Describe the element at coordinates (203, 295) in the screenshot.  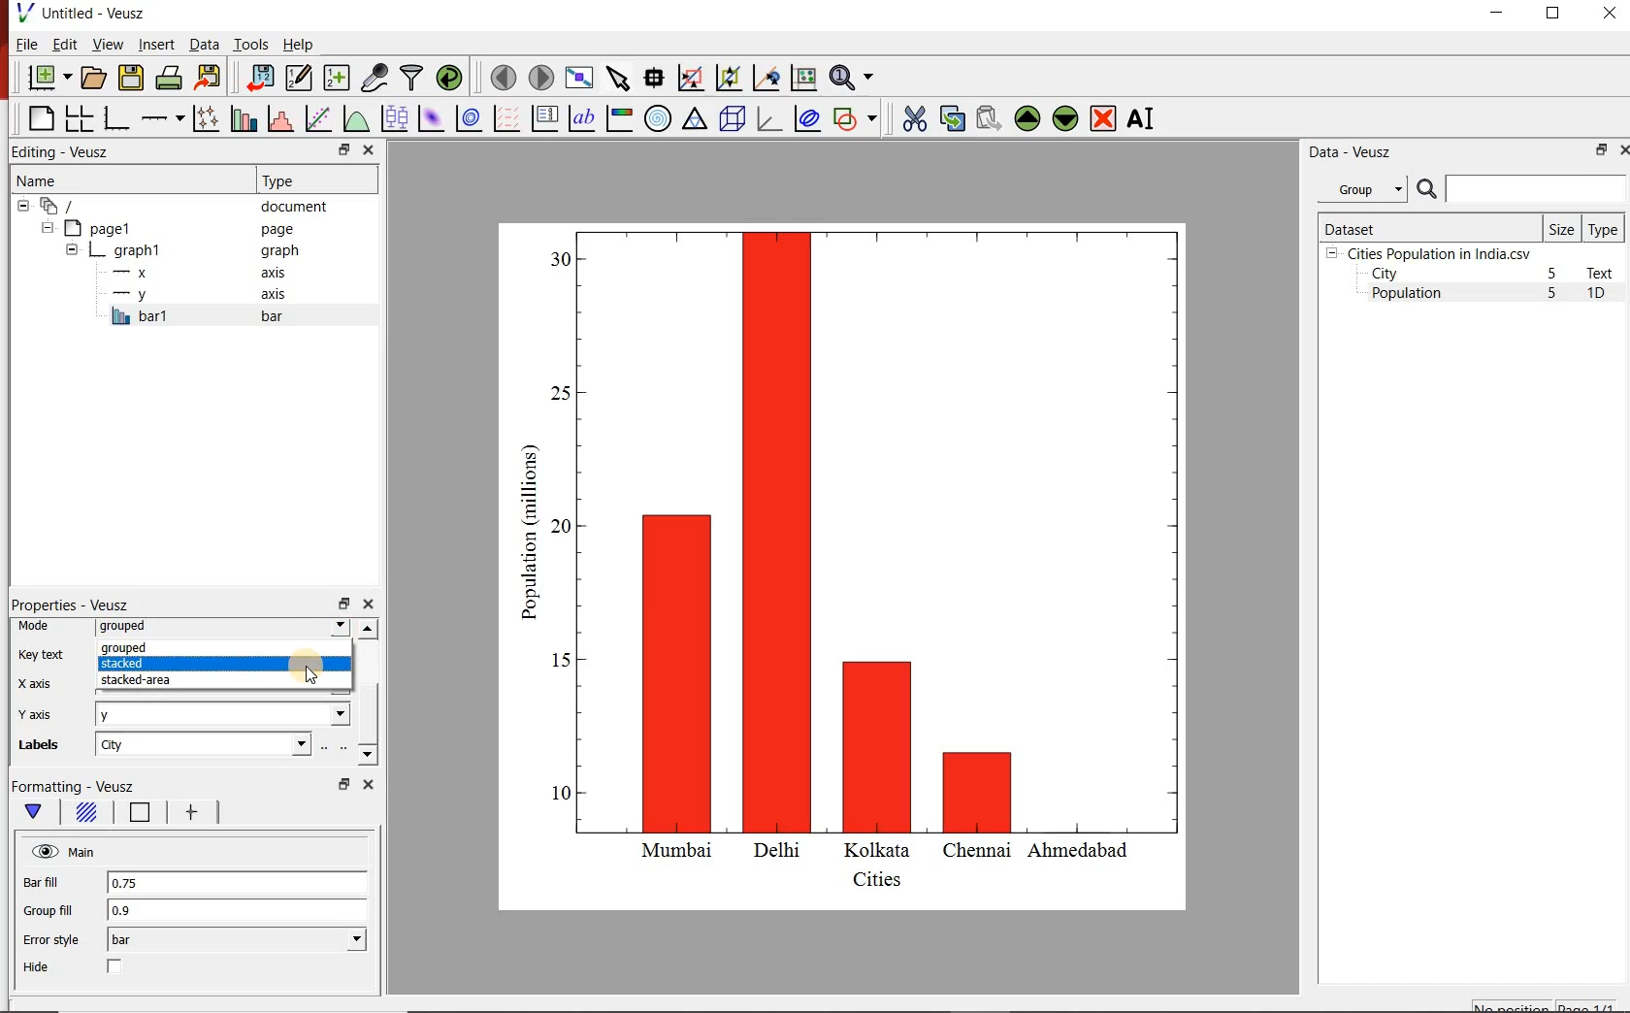
I see `y axis` at that location.